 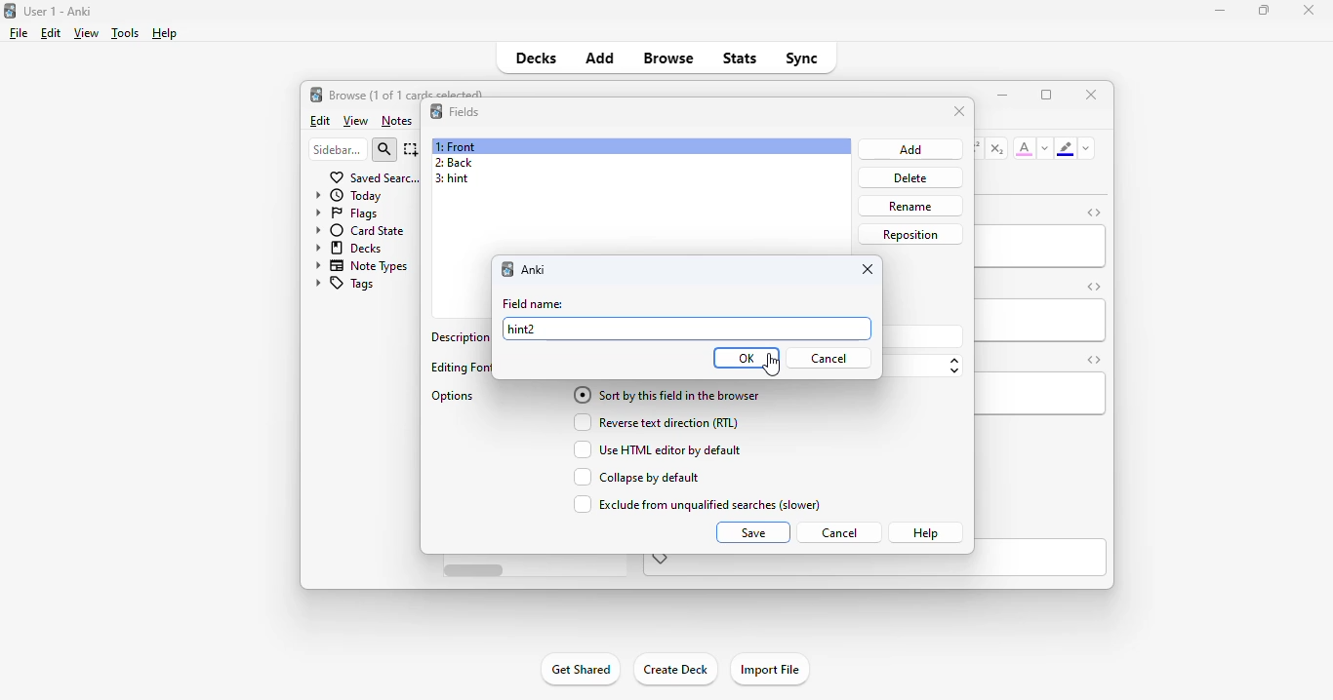 I want to click on help, so click(x=925, y=532).